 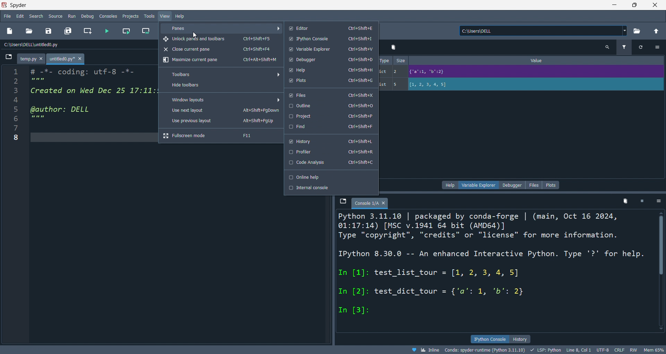 I want to click on maxmize pane, so click(x=221, y=61).